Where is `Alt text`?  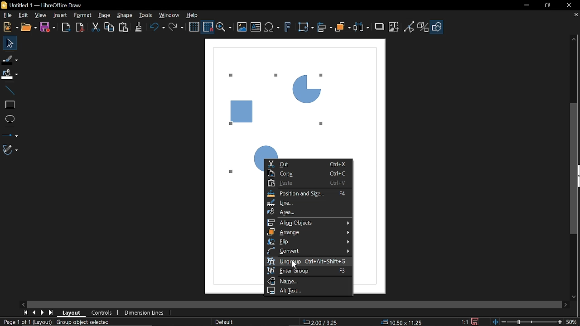
Alt text is located at coordinates (300, 290).